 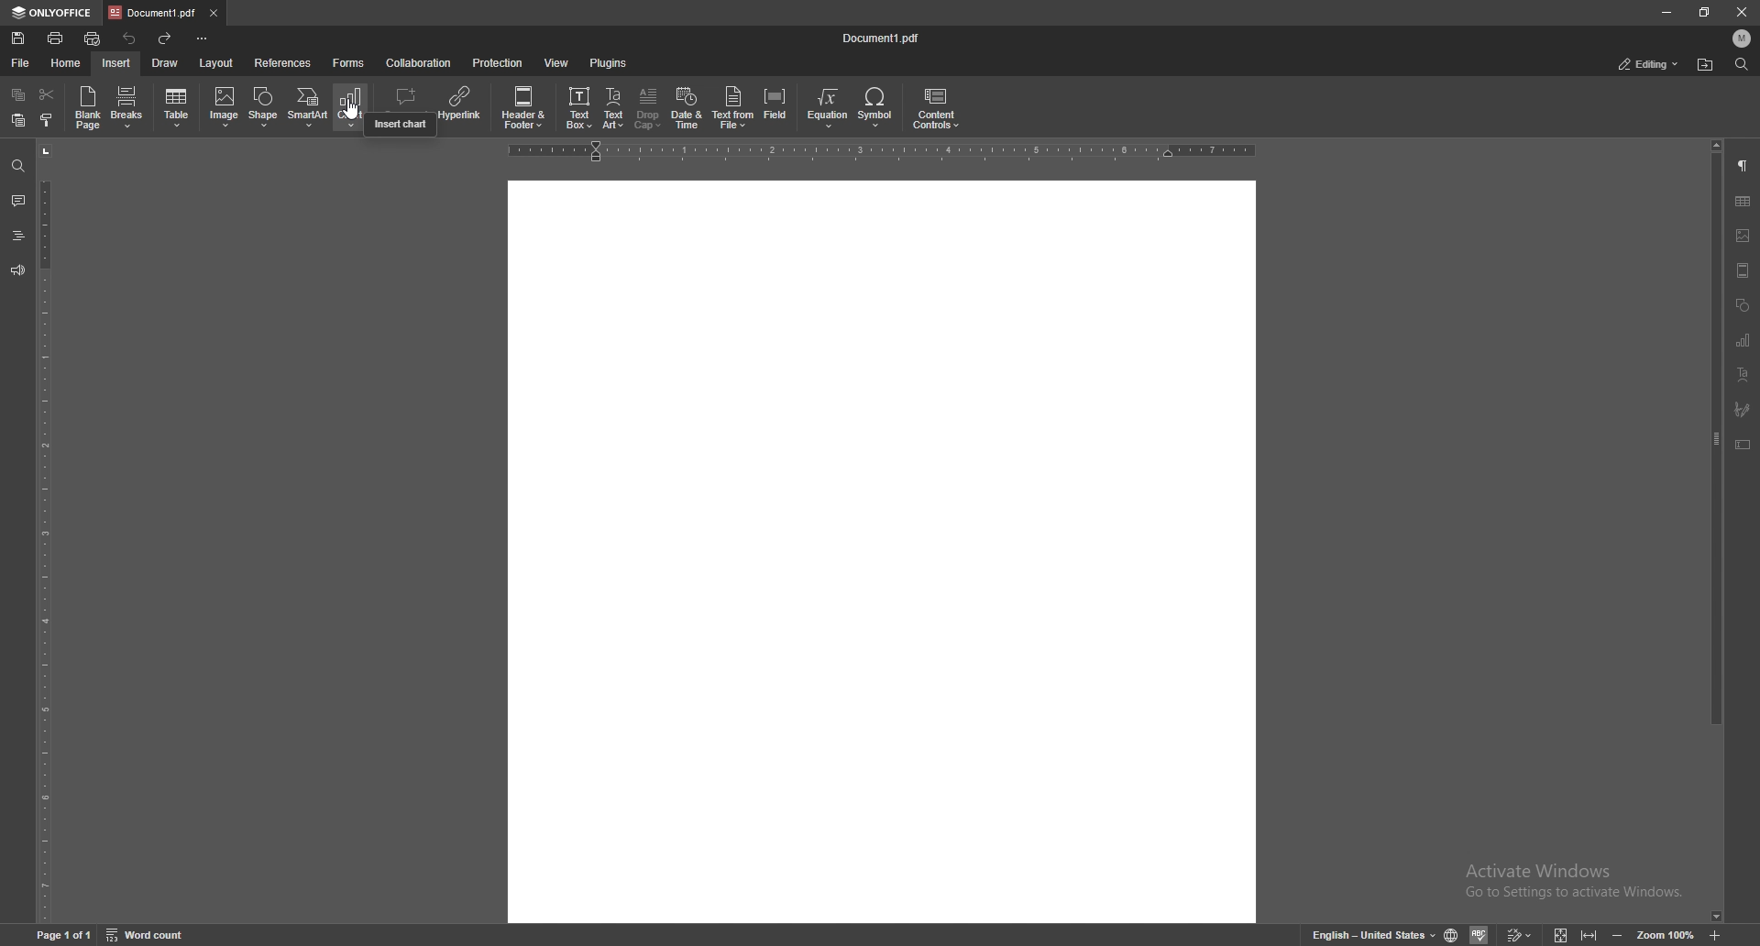 What do you see at coordinates (610, 63) in the screenshot?
I see `plugins` at bounding box center [610, 63].